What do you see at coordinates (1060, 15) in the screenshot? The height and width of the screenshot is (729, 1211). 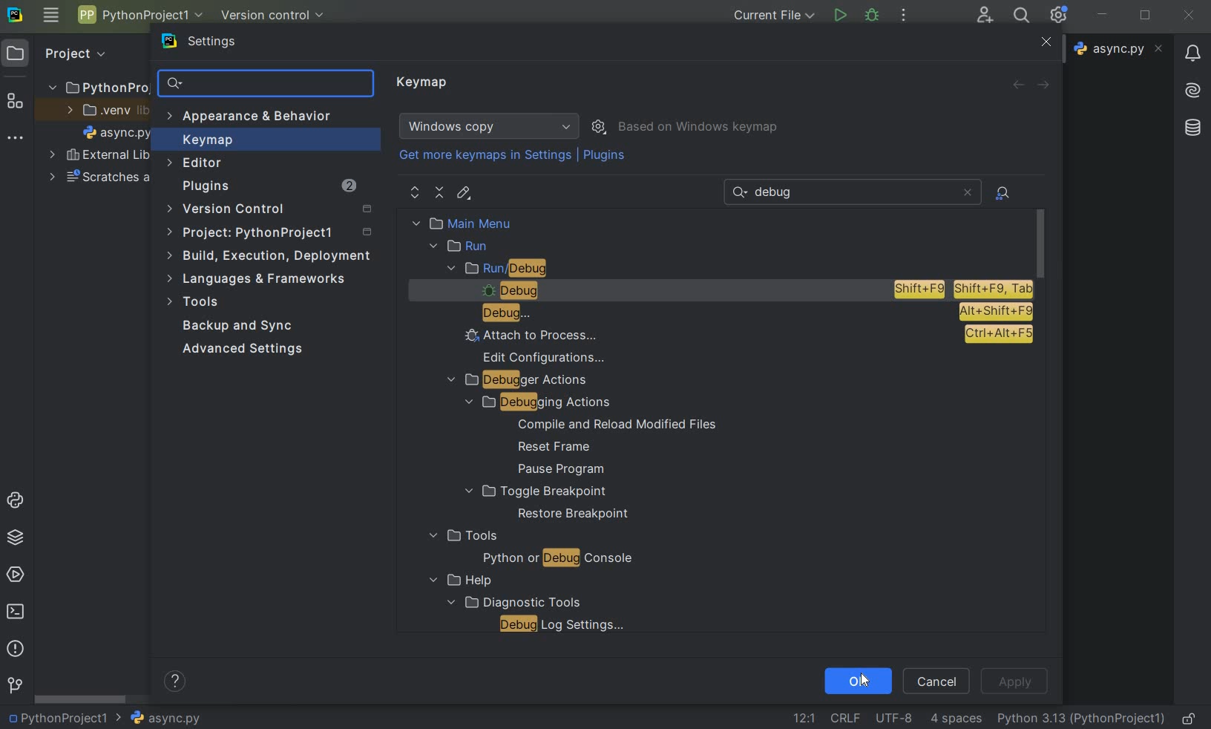 I see `ide and project settings` at bounding box center [1060, 15].